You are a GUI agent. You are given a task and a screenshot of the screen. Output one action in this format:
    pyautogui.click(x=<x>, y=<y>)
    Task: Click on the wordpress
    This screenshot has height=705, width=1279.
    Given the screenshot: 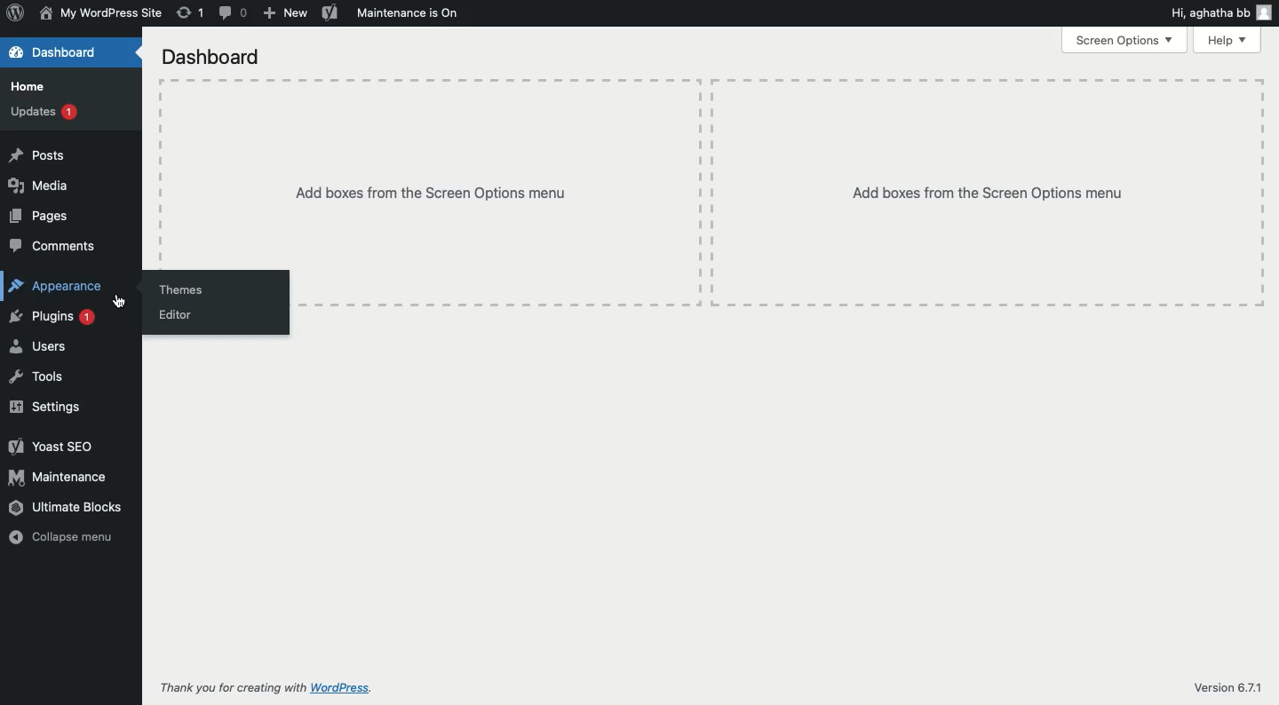 What is the action you would take?
    pyautogui.click(x=345, y=687)
    